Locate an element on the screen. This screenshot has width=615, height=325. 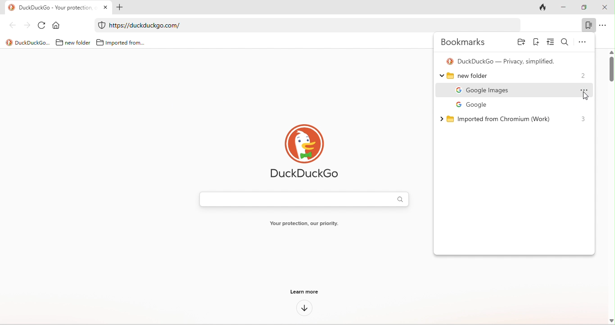
learn more is located at coordinates (305, 293).